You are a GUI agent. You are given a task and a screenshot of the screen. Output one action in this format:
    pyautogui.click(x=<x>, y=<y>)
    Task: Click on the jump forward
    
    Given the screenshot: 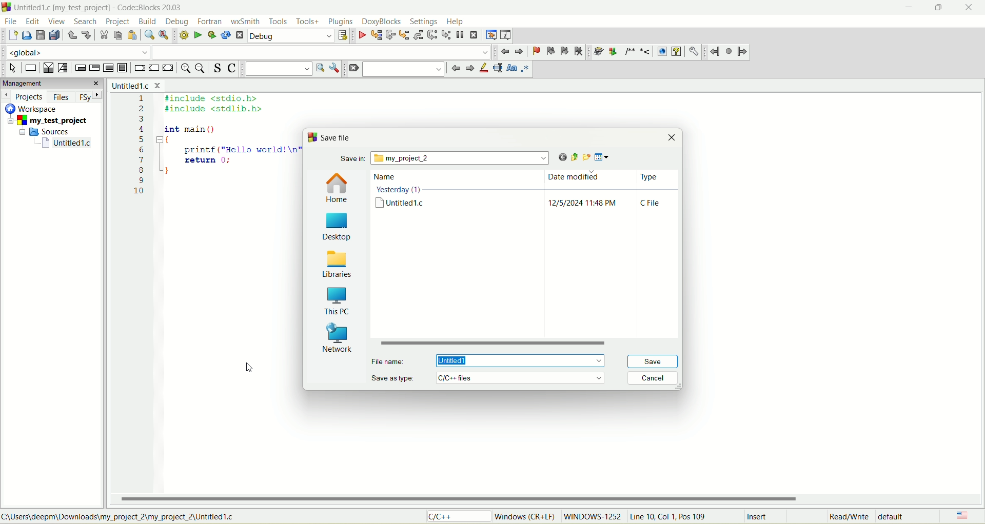 What is the action you would take?
    pyautogui.click(x=742, y=53)
    